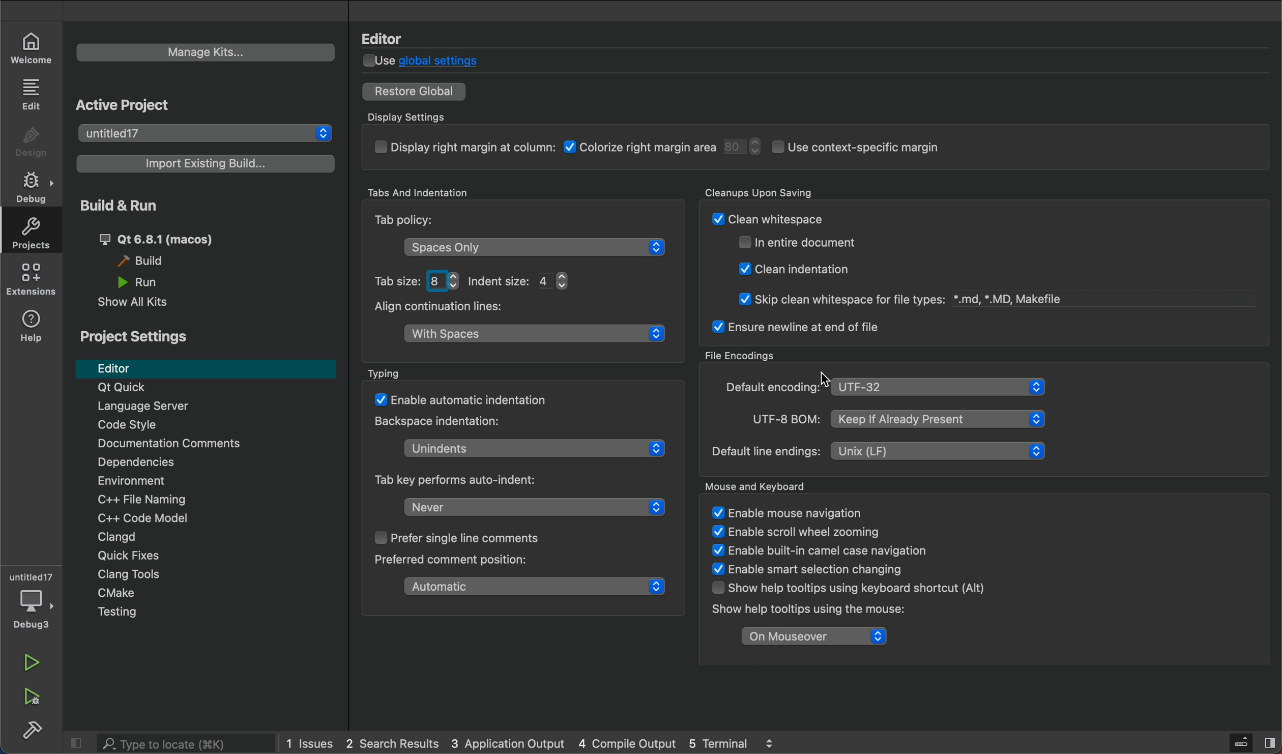 This screenshot has height=754, width=1282. Describe the element at coordinates (208, 368) in the screenshot. I see `editor` at that location.